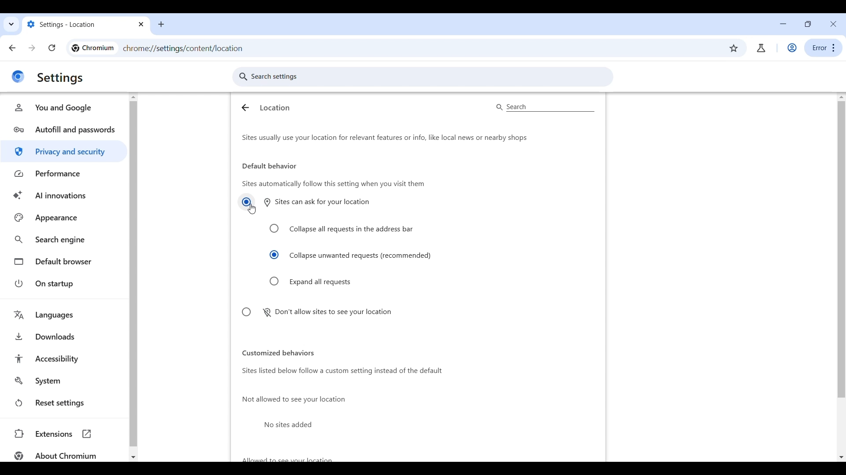 The image size is (846, 475). I want to click on search, so click(543, 107).